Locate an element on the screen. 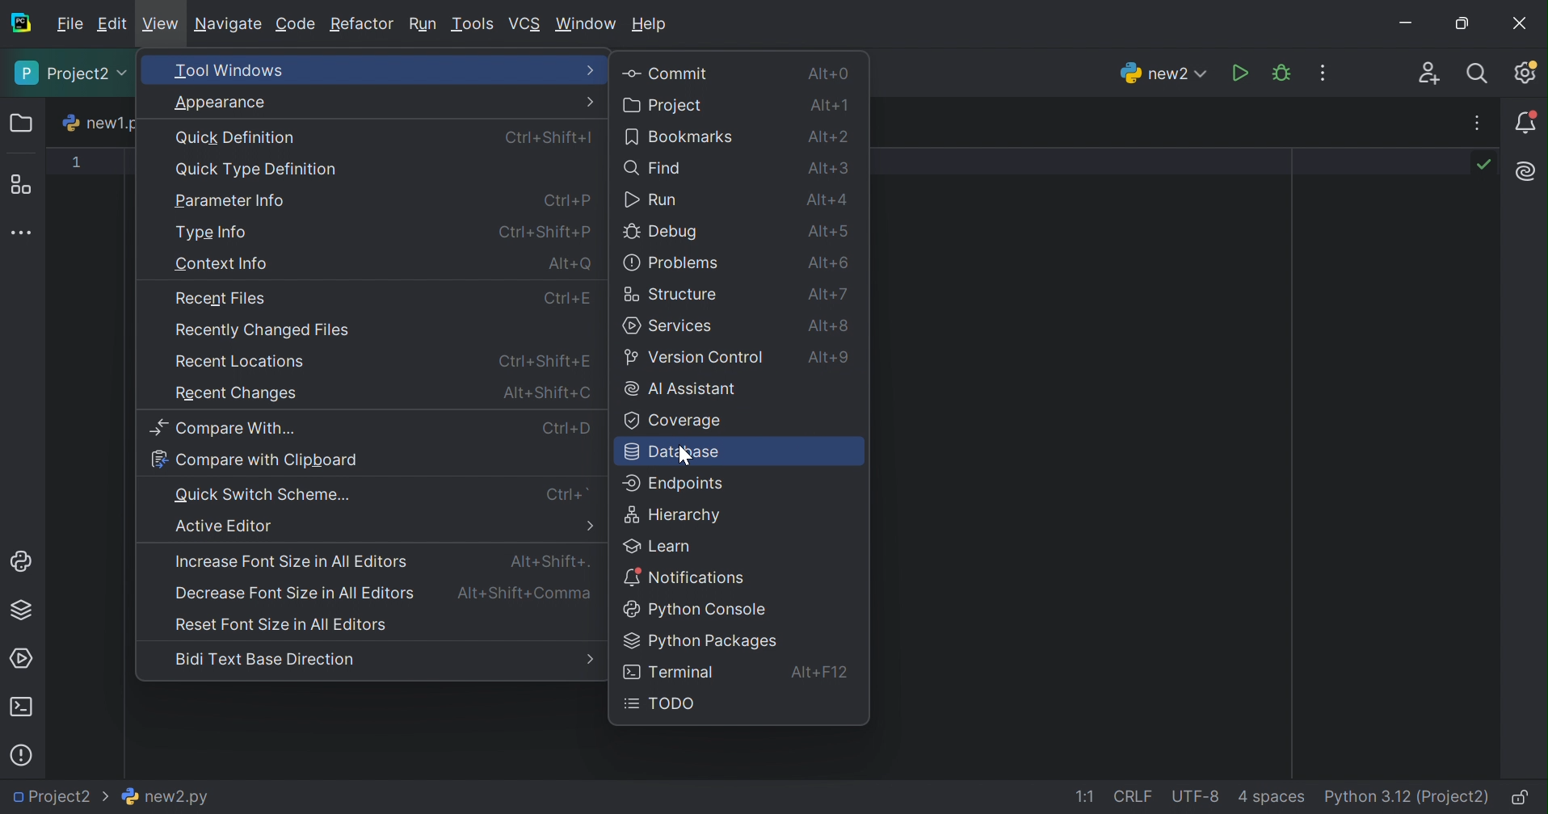 The height and width of the screenshot is (814, 1548). new2.py is located at coordinates (166, 794).